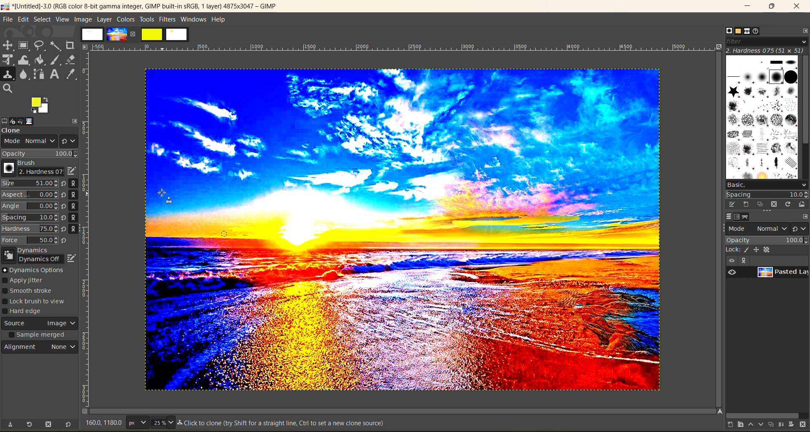  Describe the element at coordinates (178, 35) in the screenshot. I see `white` at that location.